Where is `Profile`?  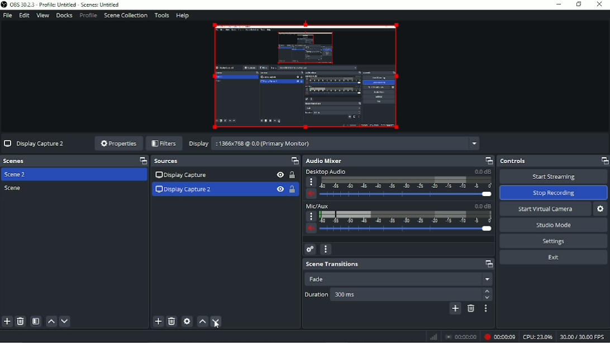
Profile is located at coordinates (88, 16).